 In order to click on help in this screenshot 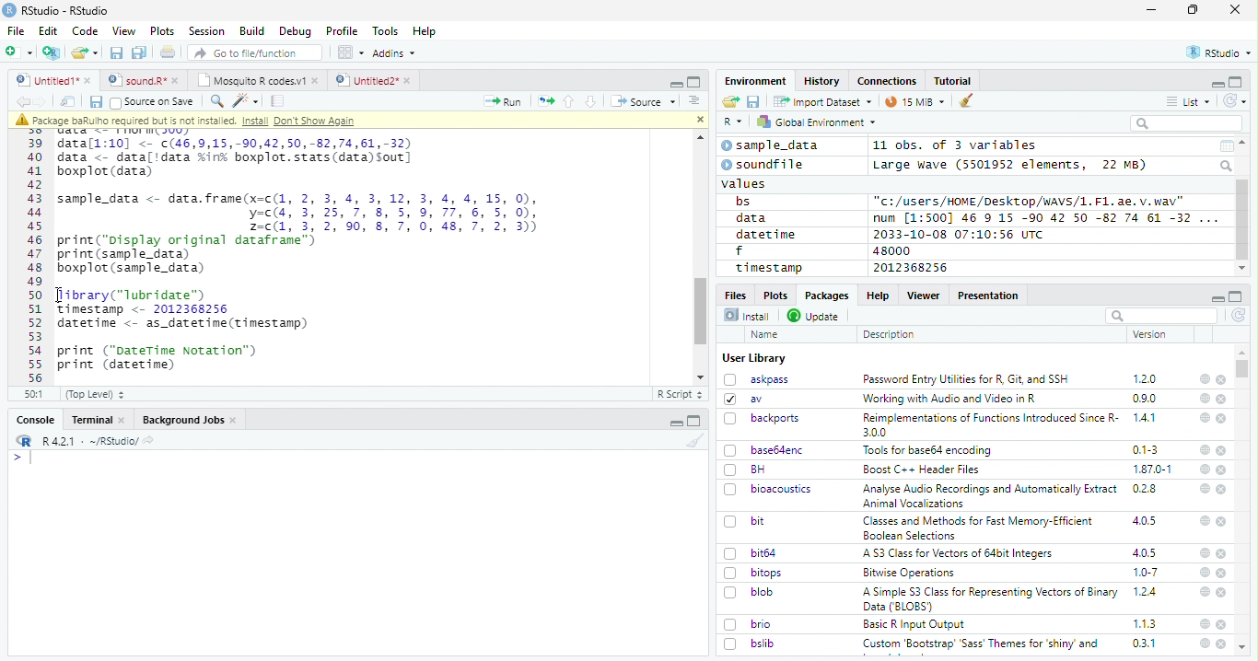, I will do `click(1205, 450)`.